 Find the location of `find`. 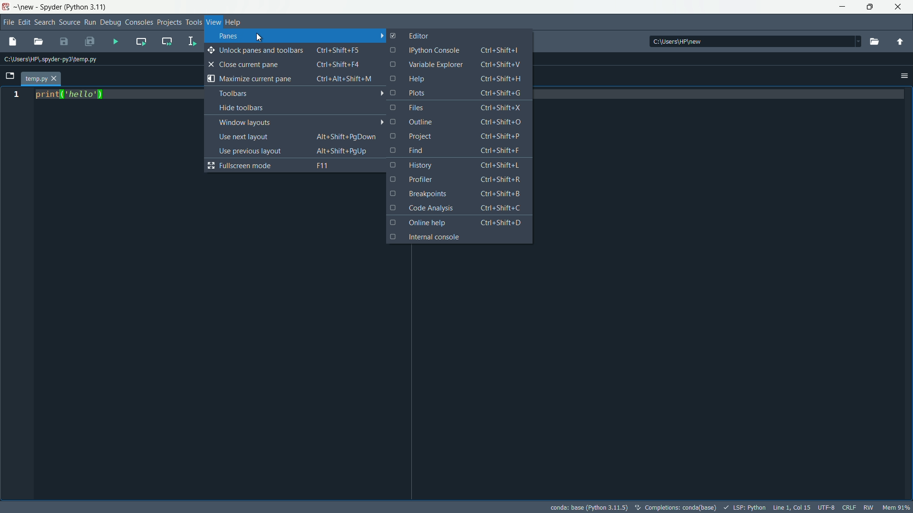

find is located at coordinates (459, 152).